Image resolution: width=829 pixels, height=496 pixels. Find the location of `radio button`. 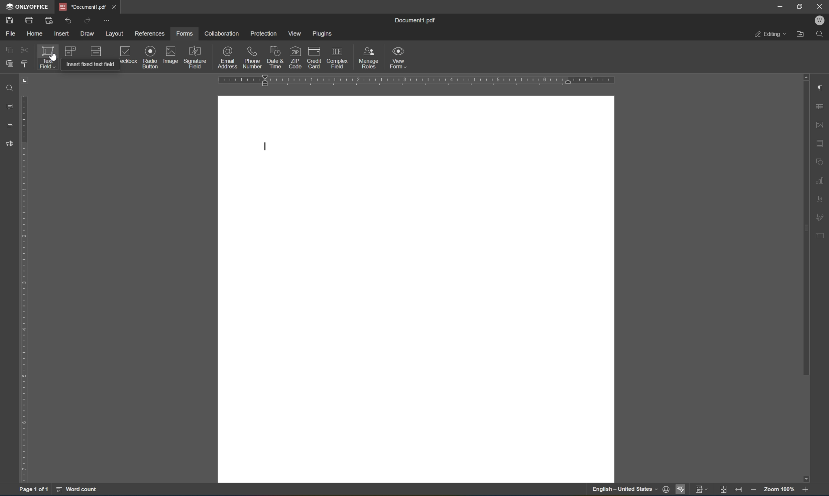

radio button is located at coordinates (150, 57).